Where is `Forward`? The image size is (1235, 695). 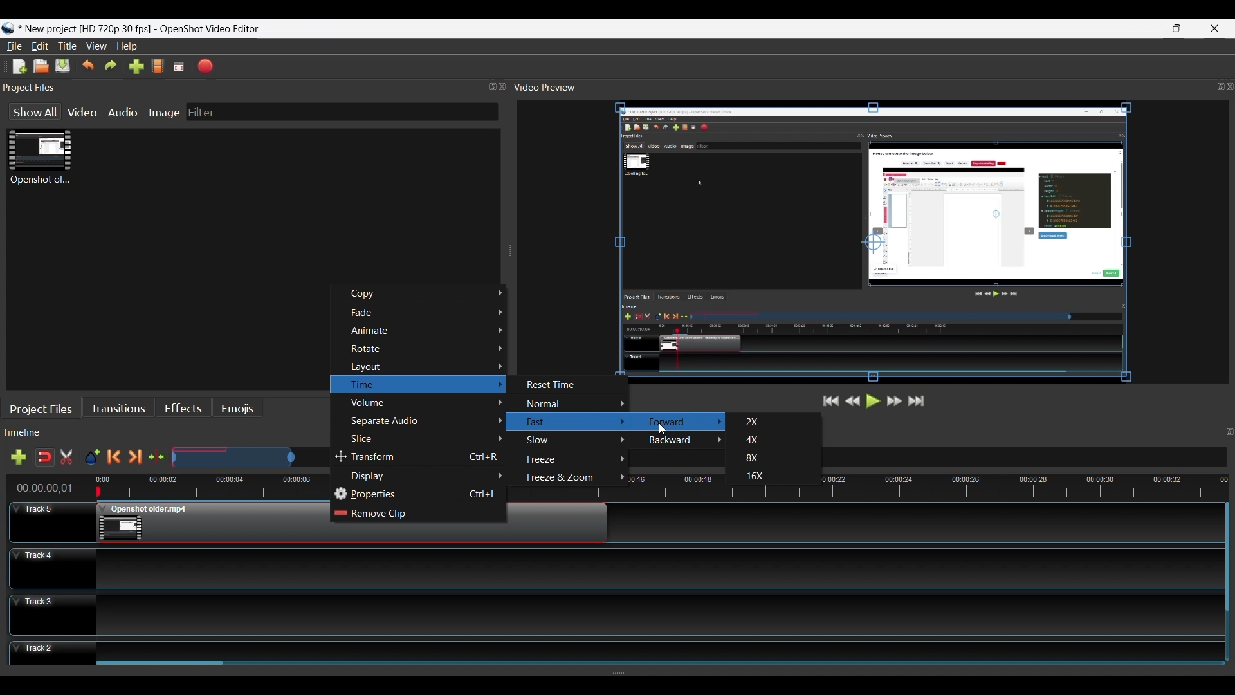 Forward is located at coordinates (680, 423).